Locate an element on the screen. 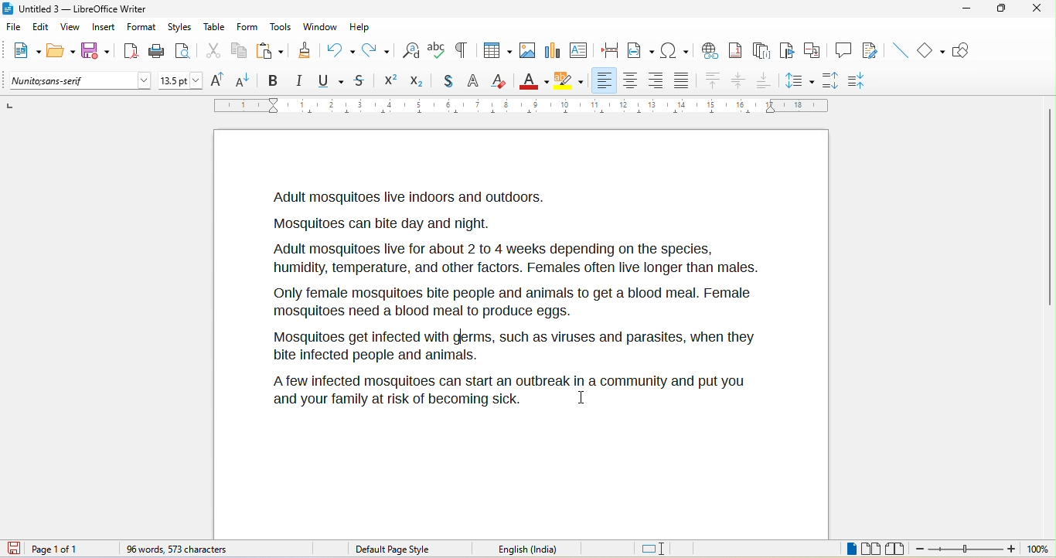  insert line is located at coordinates (899, 49).